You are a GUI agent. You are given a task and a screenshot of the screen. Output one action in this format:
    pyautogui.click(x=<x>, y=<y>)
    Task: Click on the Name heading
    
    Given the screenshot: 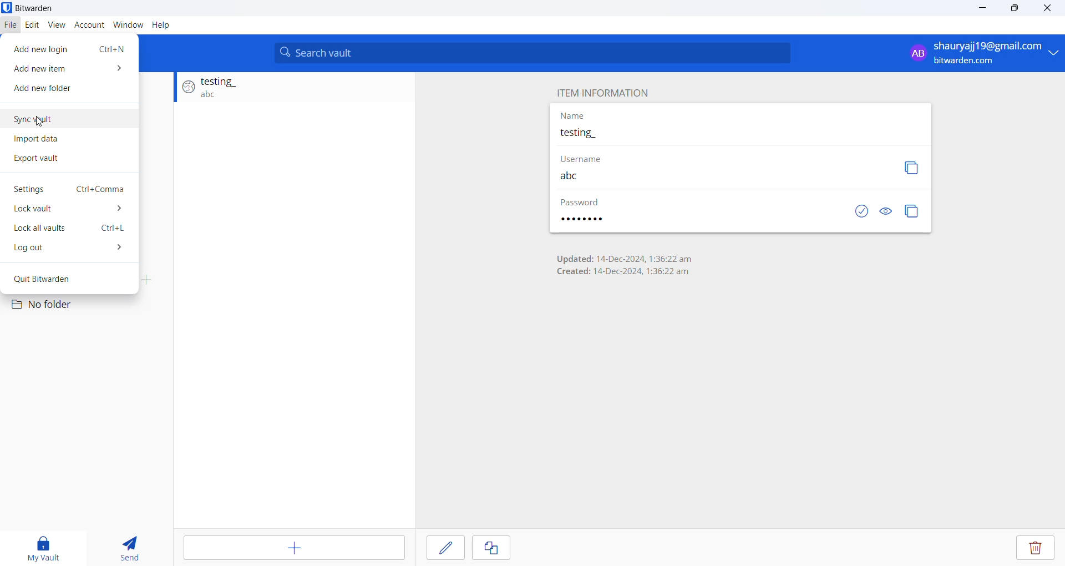 What is the action you would take?
    pyautogui.click(x=574, y=116)
    